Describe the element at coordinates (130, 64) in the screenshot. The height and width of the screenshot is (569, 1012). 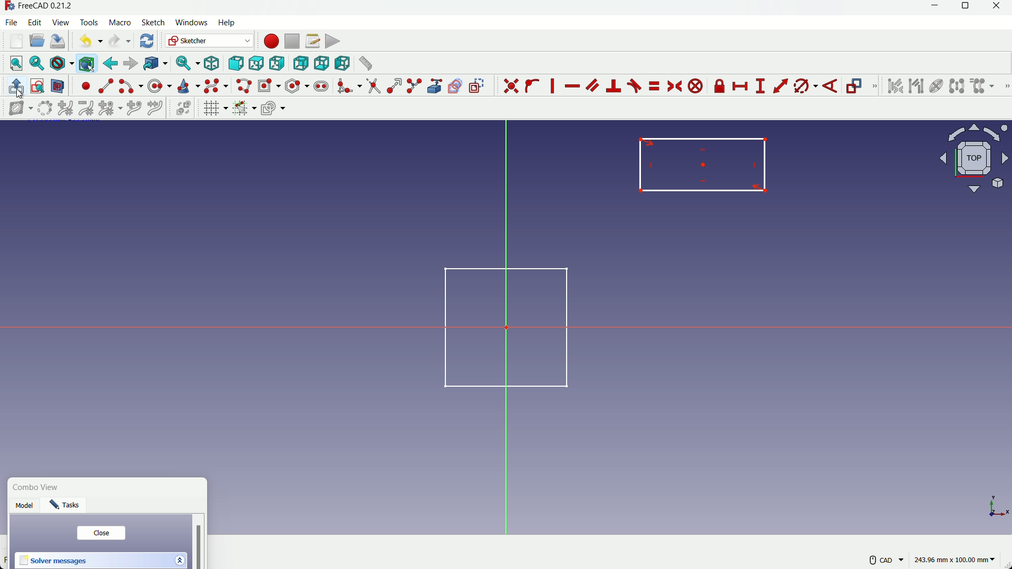
I see `forward` at that location.